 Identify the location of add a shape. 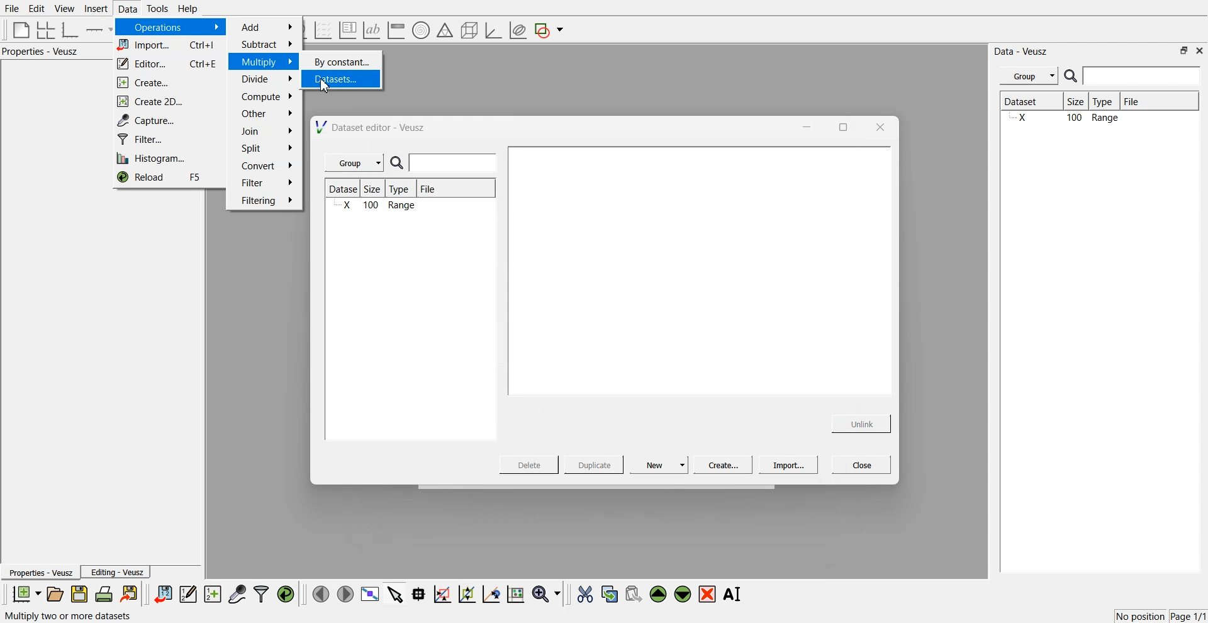
(550, 31).